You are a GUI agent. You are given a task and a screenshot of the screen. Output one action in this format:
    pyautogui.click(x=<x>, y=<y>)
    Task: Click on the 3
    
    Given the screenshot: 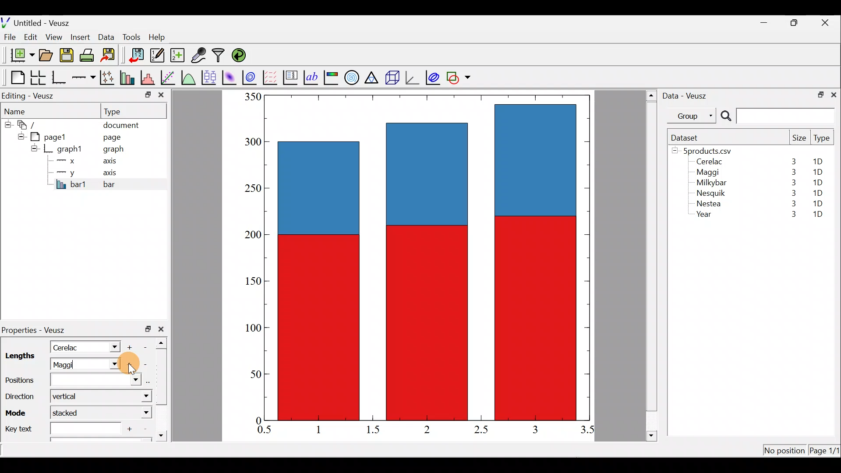 What is the action you would take?
    pyautogui.click(x=792, y=205)
    